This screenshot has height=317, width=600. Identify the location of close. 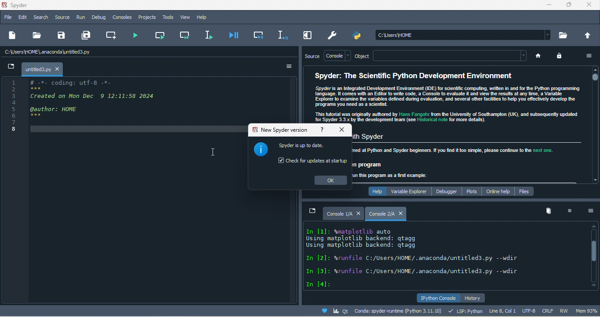
(58, 69).